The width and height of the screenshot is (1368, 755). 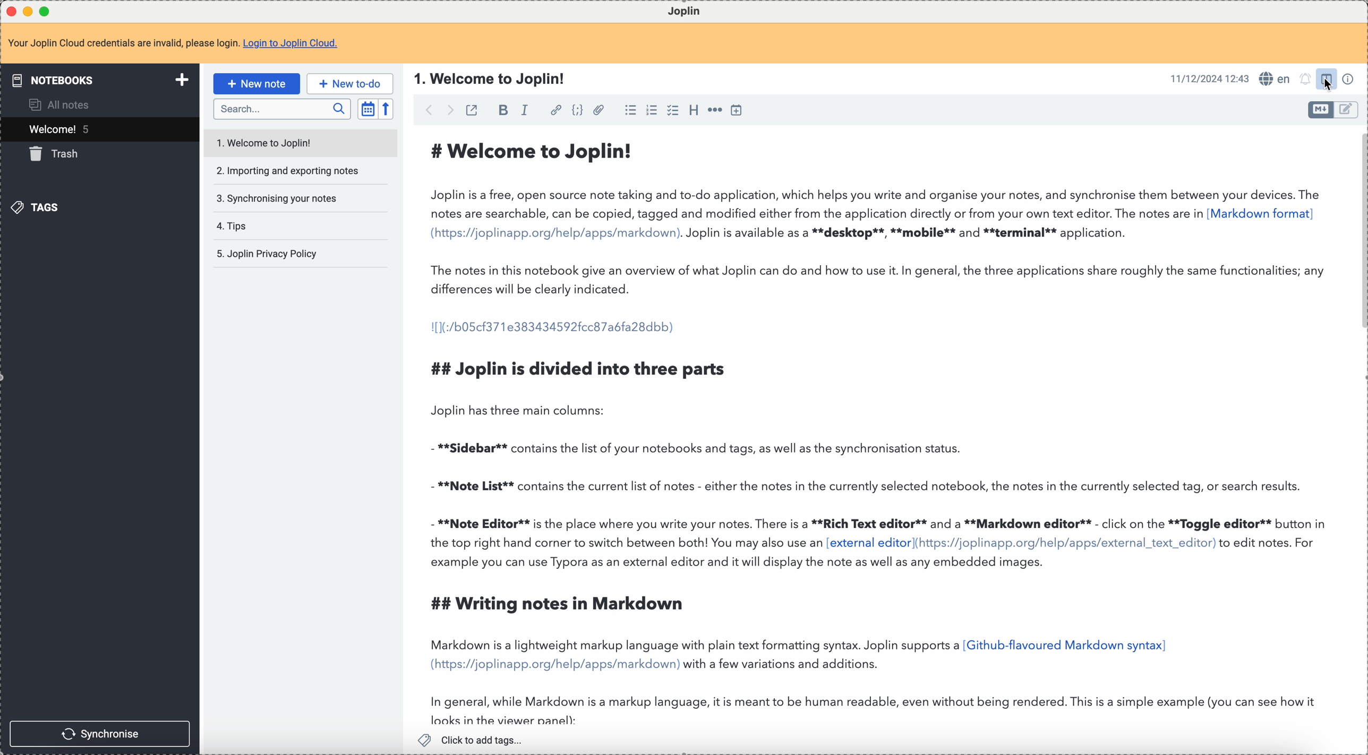 What do you see at coordinates (1360, 205) in the screenshot?
I see `scroll bar` at bounding box center [1360, 205].